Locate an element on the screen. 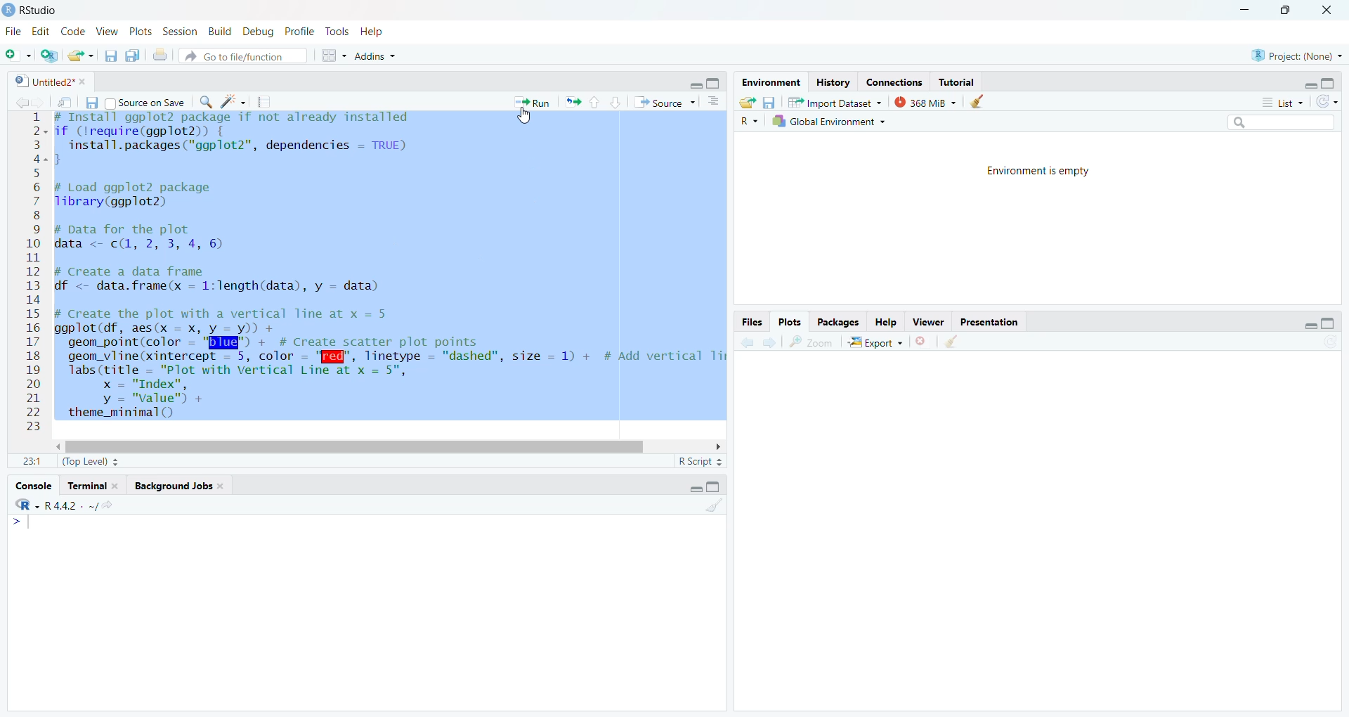 The height and width of the screenshot is (717, 1349). Help is located at coordinates (377, 31).